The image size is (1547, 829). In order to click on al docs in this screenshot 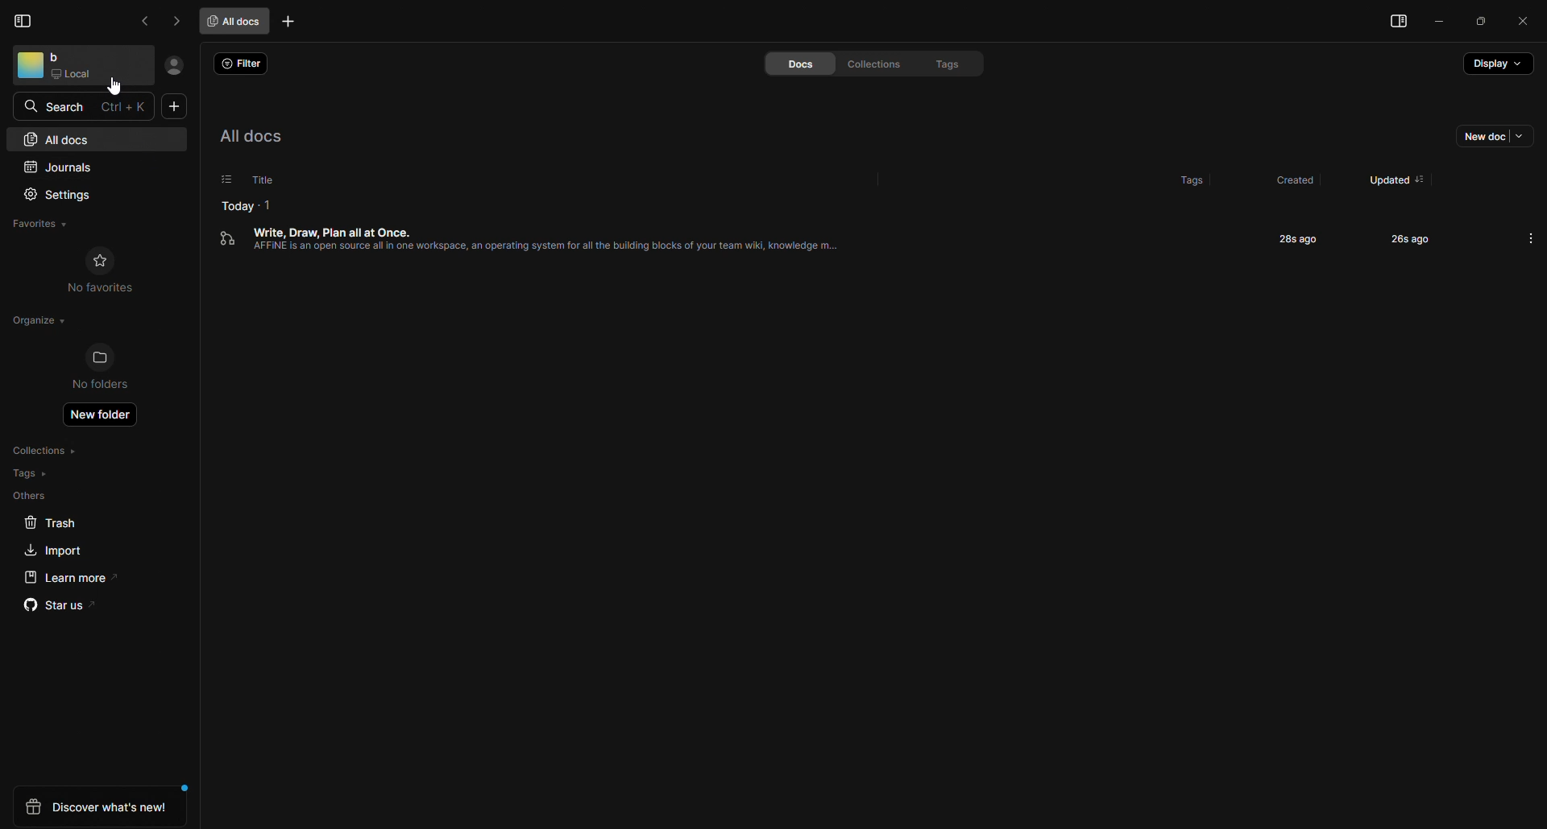, I will do `click(263, 136)`.